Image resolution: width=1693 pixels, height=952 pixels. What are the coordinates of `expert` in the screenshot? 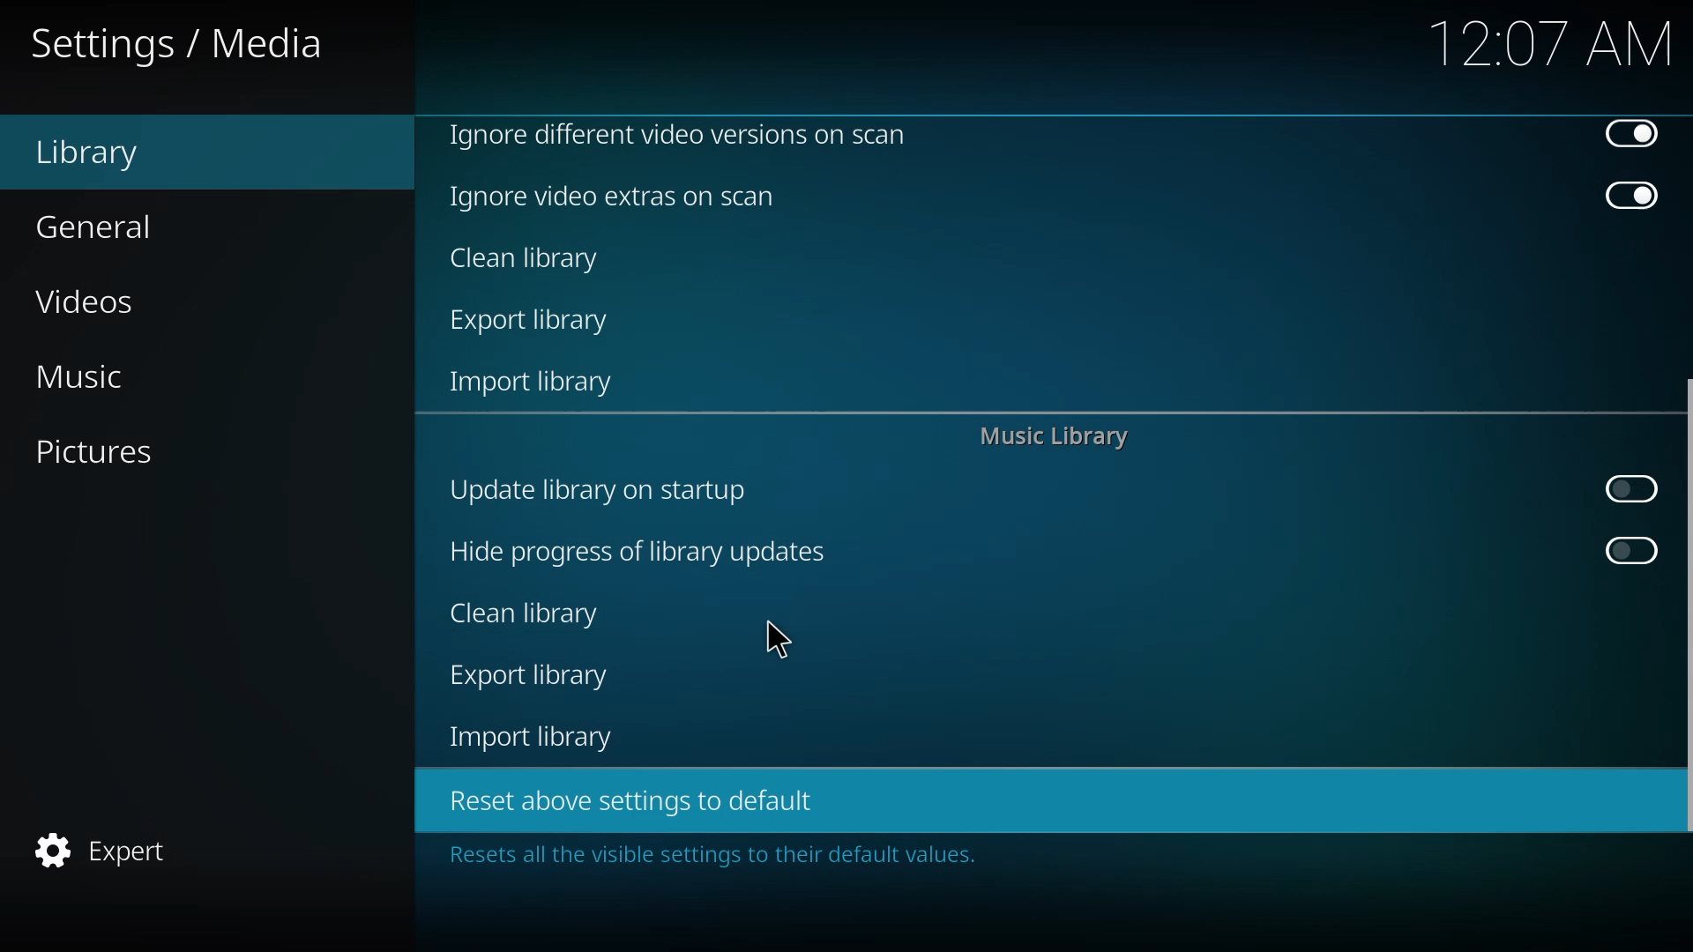 It's located at (101, 851).